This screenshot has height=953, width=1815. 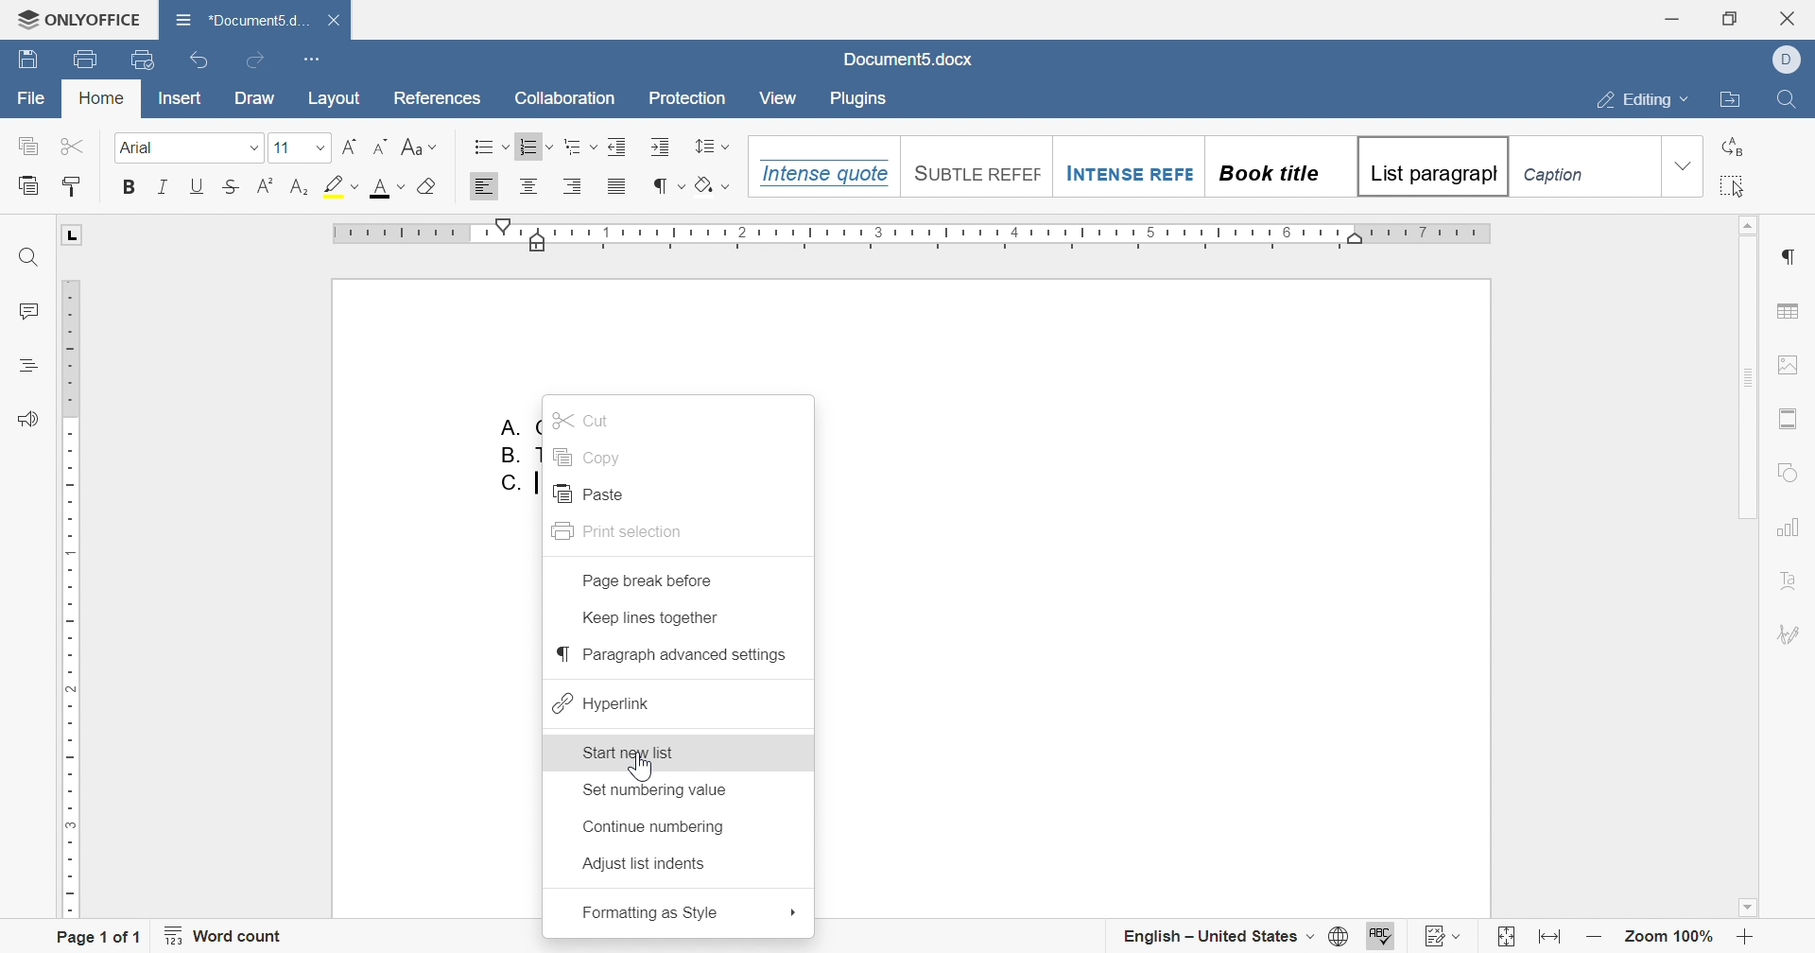 I want to click on paste, so click(x=27, y=183).